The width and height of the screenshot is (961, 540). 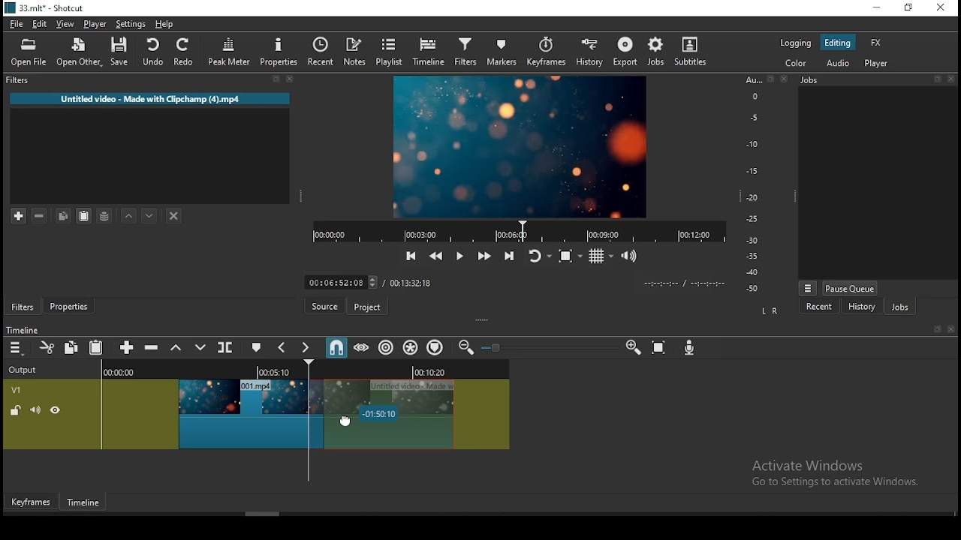 What do you see at coordinates (122, 54) in the screenshot?
I see `save` at bounding box center [122, 54].